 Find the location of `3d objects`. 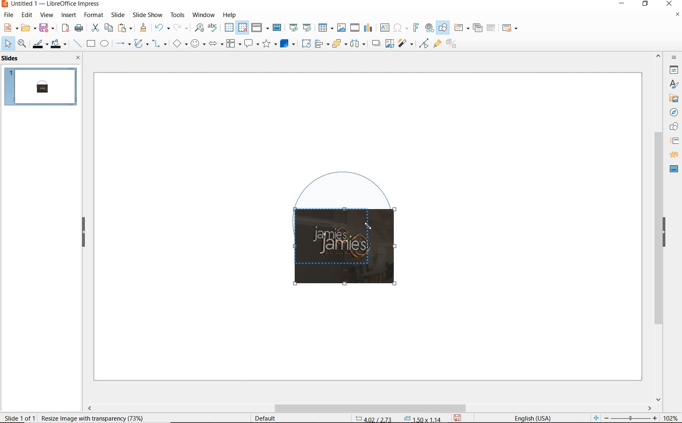

3d objects is located at coordinates (288, 44).